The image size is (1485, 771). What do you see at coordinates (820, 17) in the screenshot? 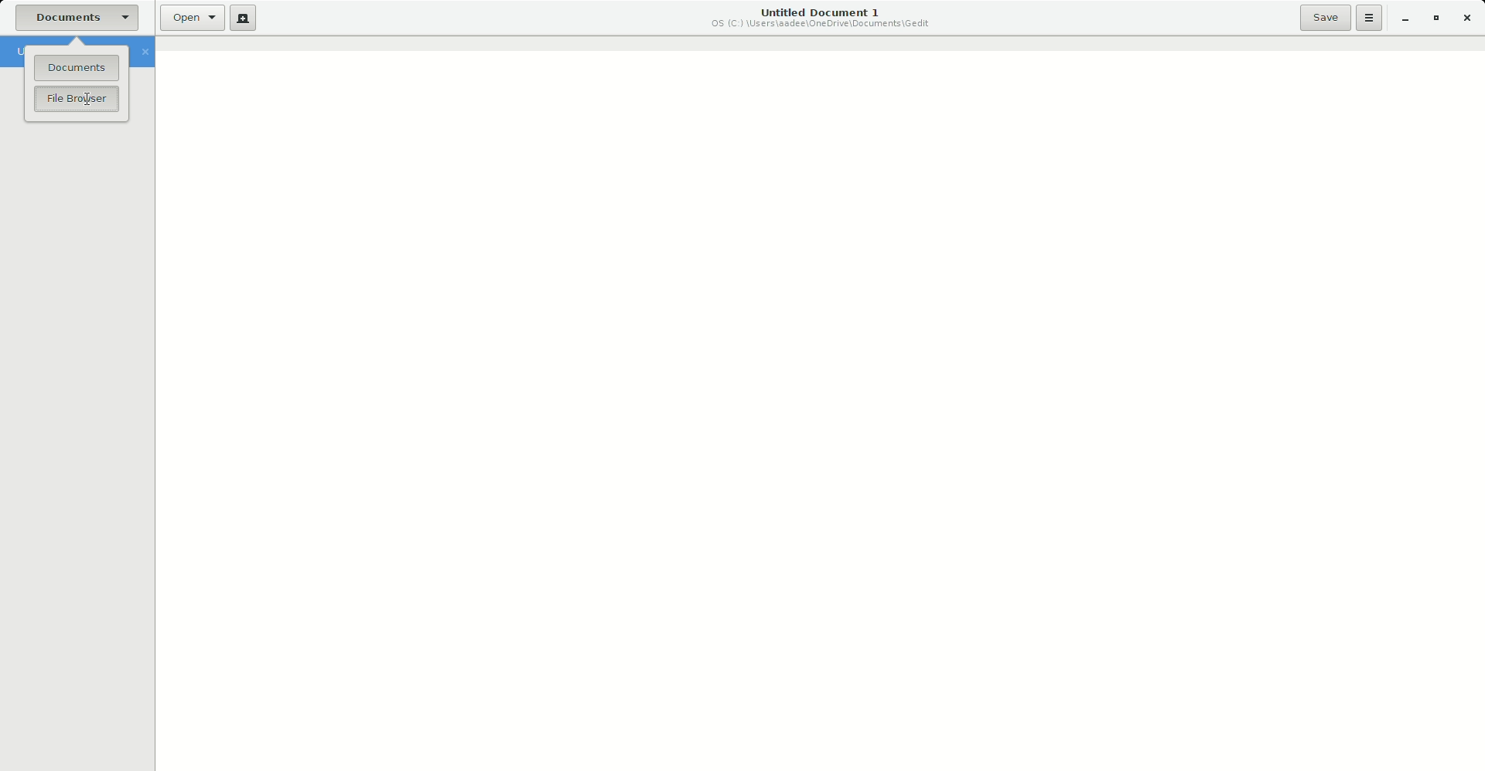
I see `Untitled Document 1` at bounding box center [820, 17].